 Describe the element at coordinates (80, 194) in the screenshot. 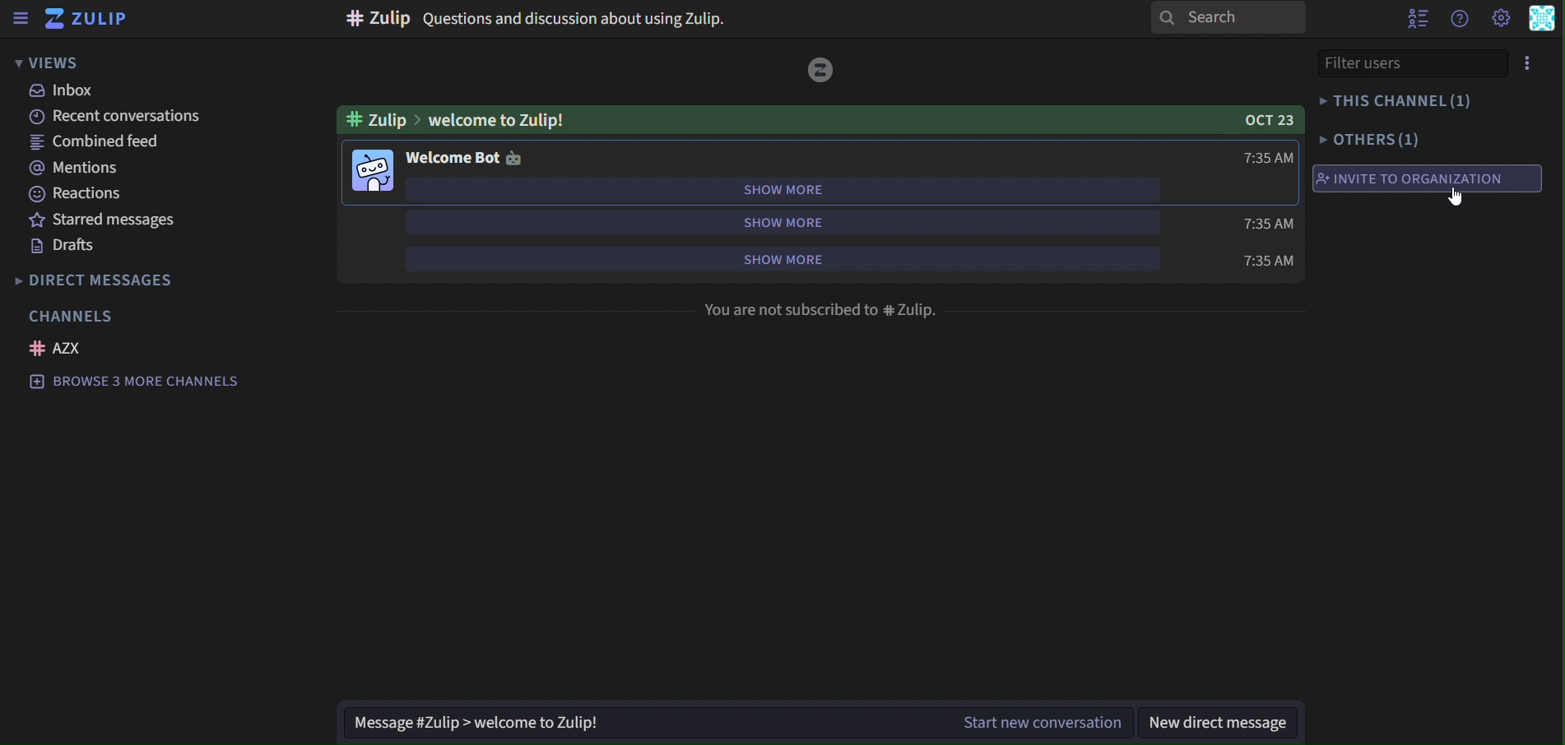

I see `reactions` at that location.